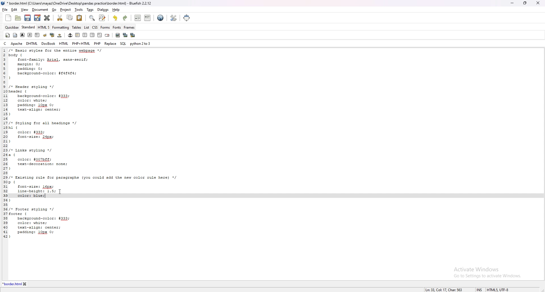  What do you see at coordinates (102, 118) in the screenshot?
I see `code to change text color of all paragraphs` at bounding box center [102, 118].